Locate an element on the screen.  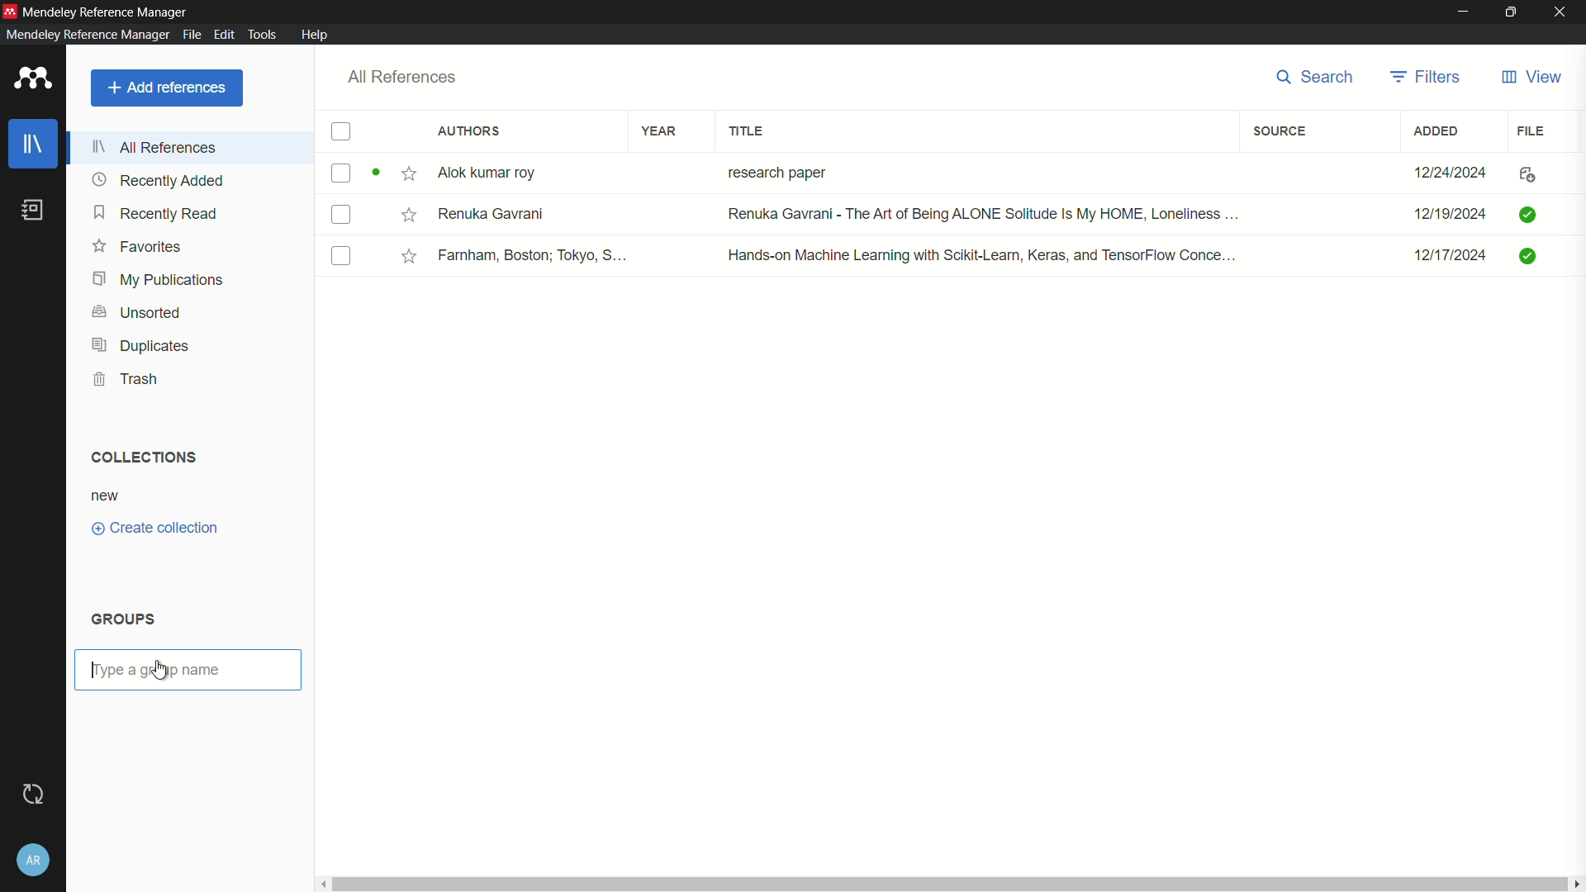
groups is located at coordinates (125, 619).